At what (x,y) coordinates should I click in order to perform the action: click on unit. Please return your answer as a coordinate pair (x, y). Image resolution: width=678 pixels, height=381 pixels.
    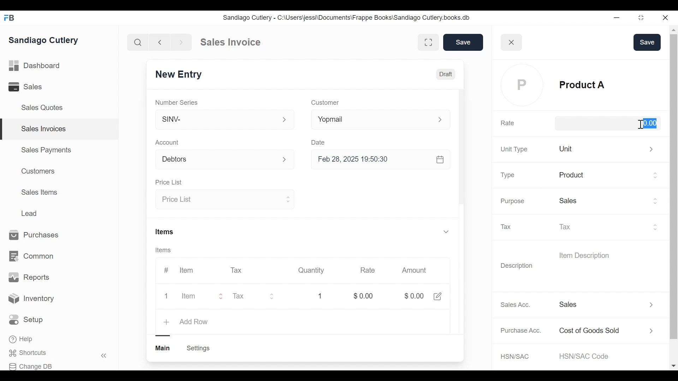
    Looking at the image, I should click on (608, 149).